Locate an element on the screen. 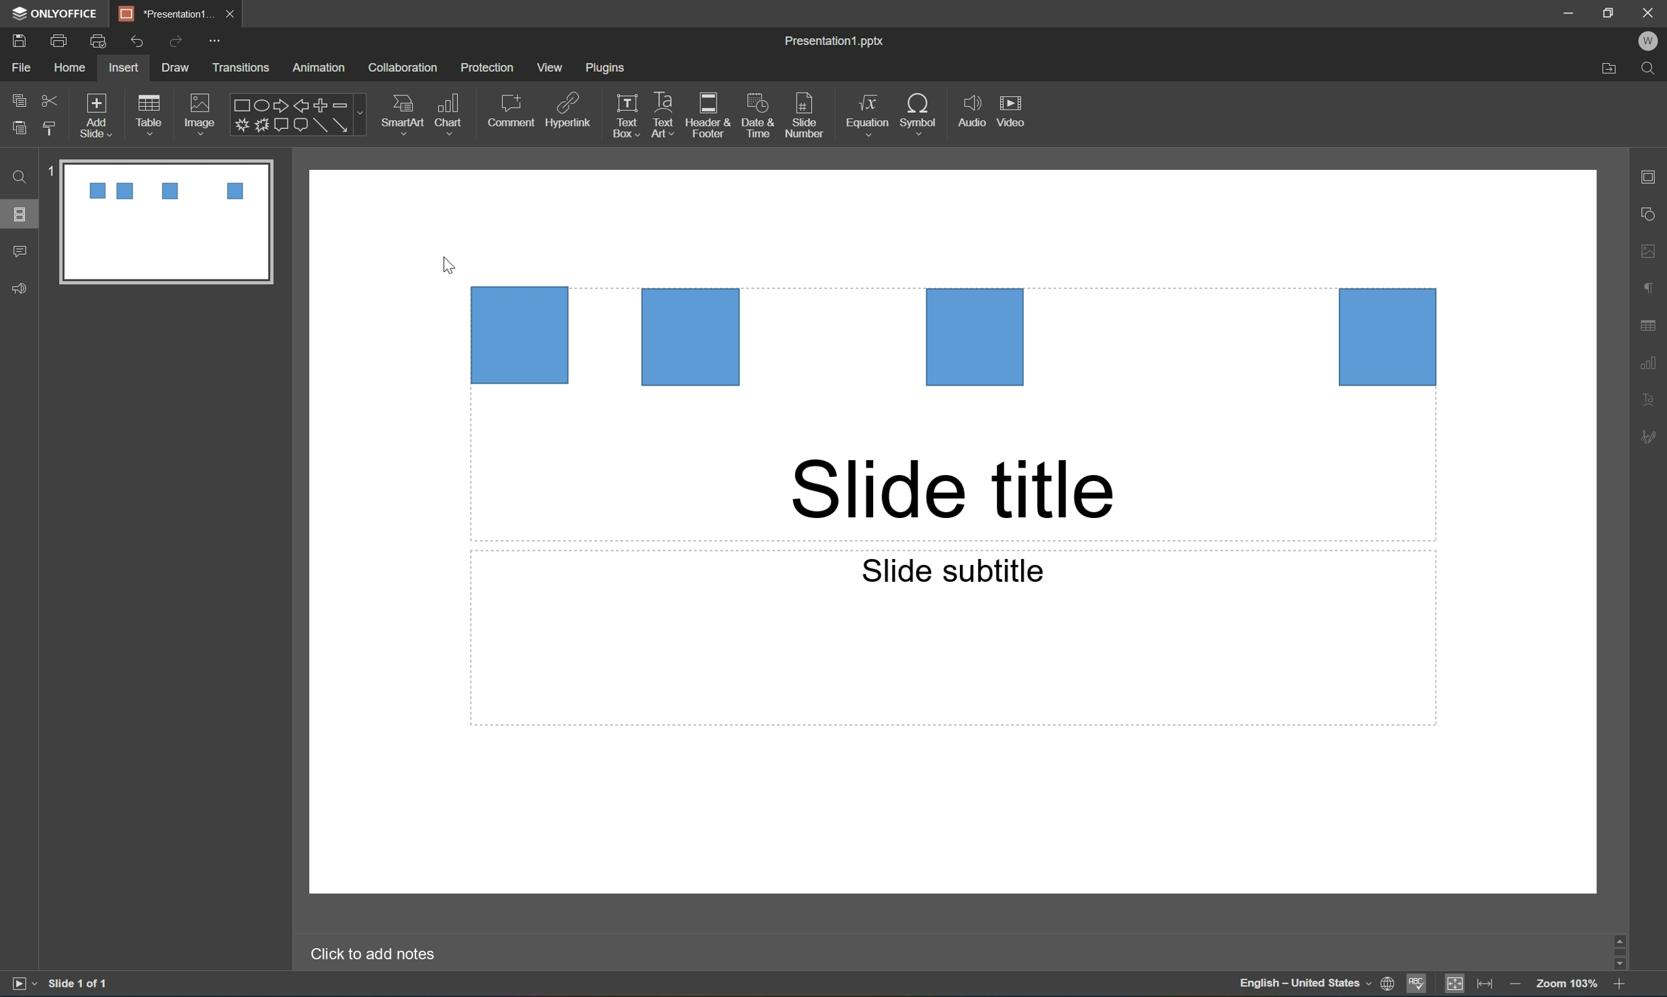 The width and height of the screenshot is (1667, 997). home is located at coordinates (69, 69).